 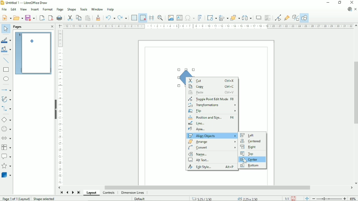 What do you see at coordinates (356, 183) in the screenshot?
I see `Vertical scroll button` at bounding box center [356, 183].